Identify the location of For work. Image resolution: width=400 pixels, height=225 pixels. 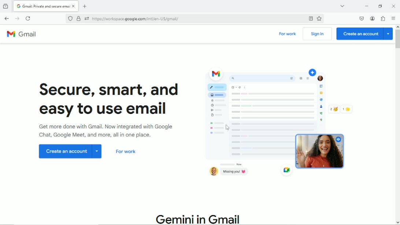
(288, 34).